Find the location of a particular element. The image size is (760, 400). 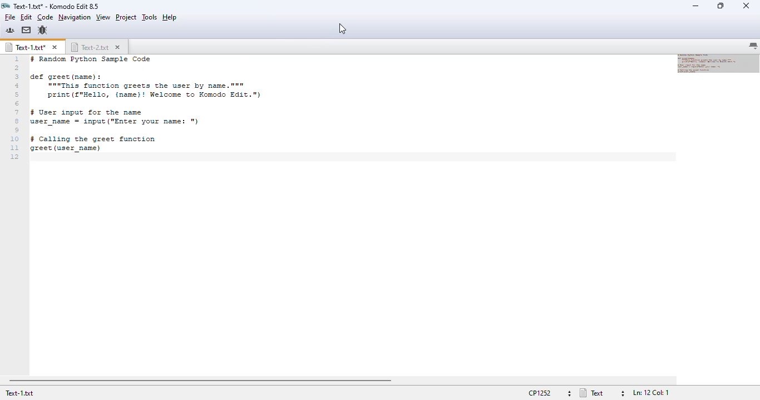

project is located at coordinates (126, 17).